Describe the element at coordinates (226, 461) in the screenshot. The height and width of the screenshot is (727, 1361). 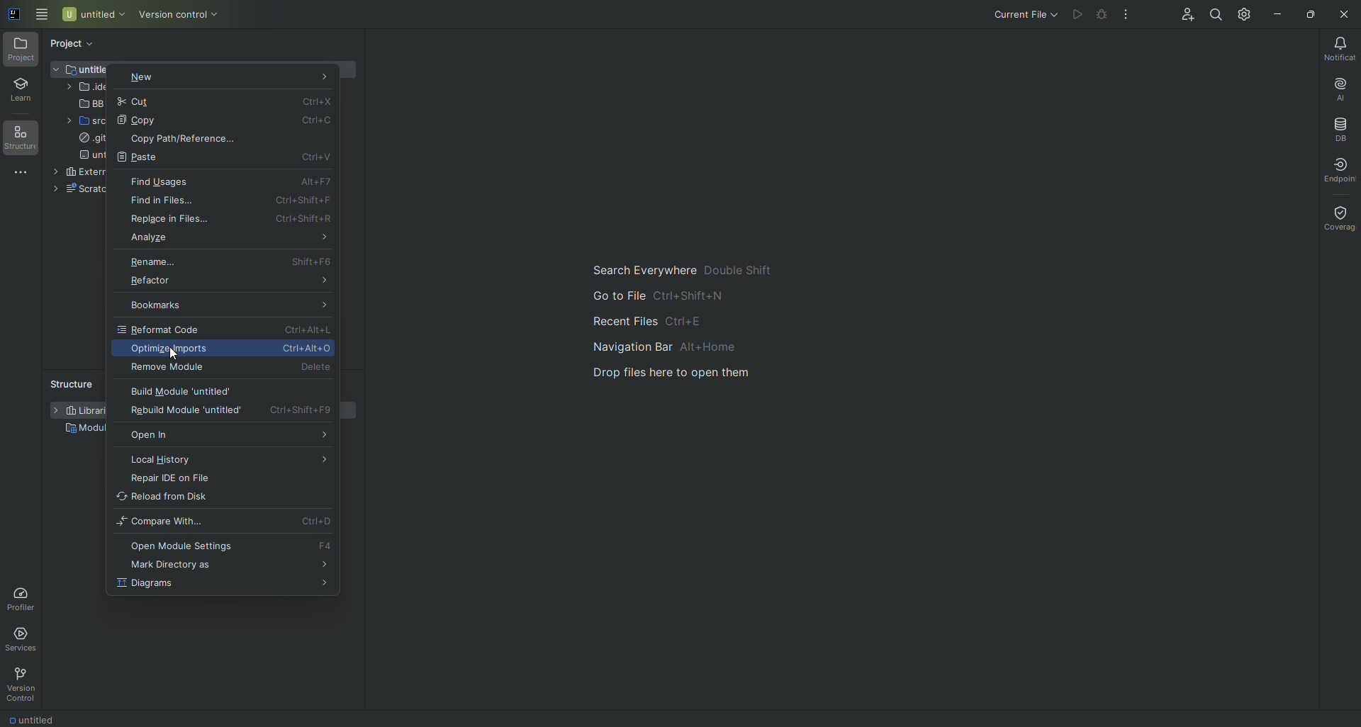
I see `Local History` at that location.